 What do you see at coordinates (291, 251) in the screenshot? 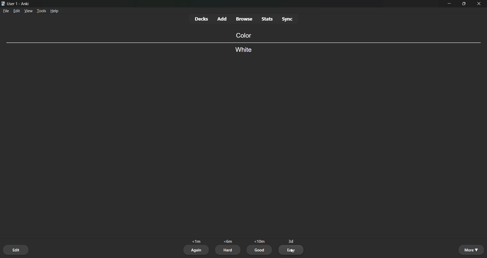
I see `cursor` at bounding box center [291, 251].